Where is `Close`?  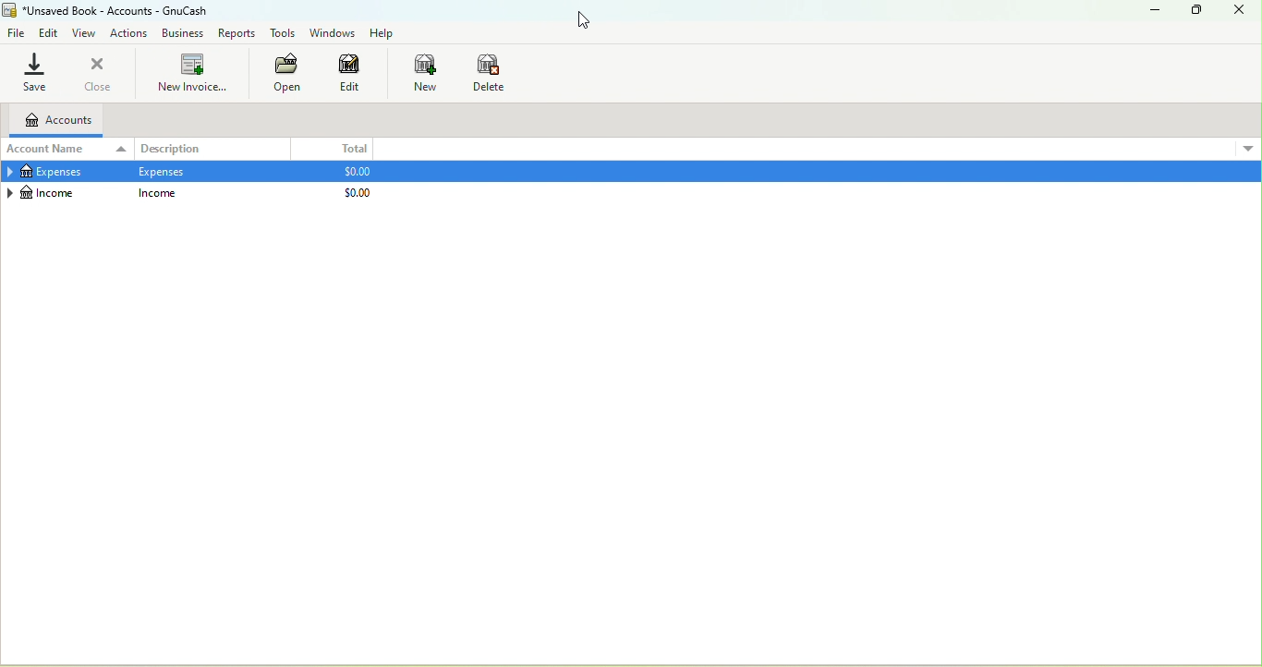
Close is located at coordinates (1241, 12).